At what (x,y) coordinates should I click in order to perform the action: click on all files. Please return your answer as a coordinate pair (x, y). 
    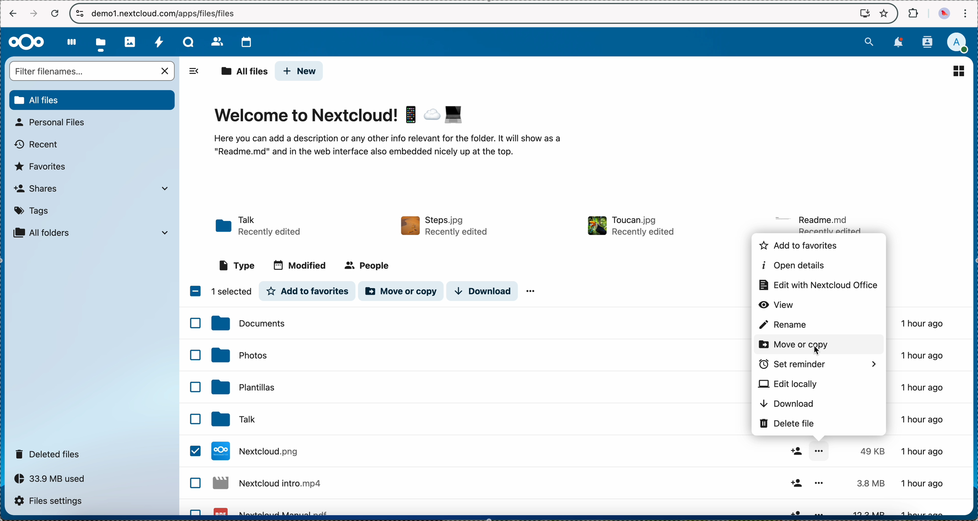
    Looking at the image, I should click on (91, 100).